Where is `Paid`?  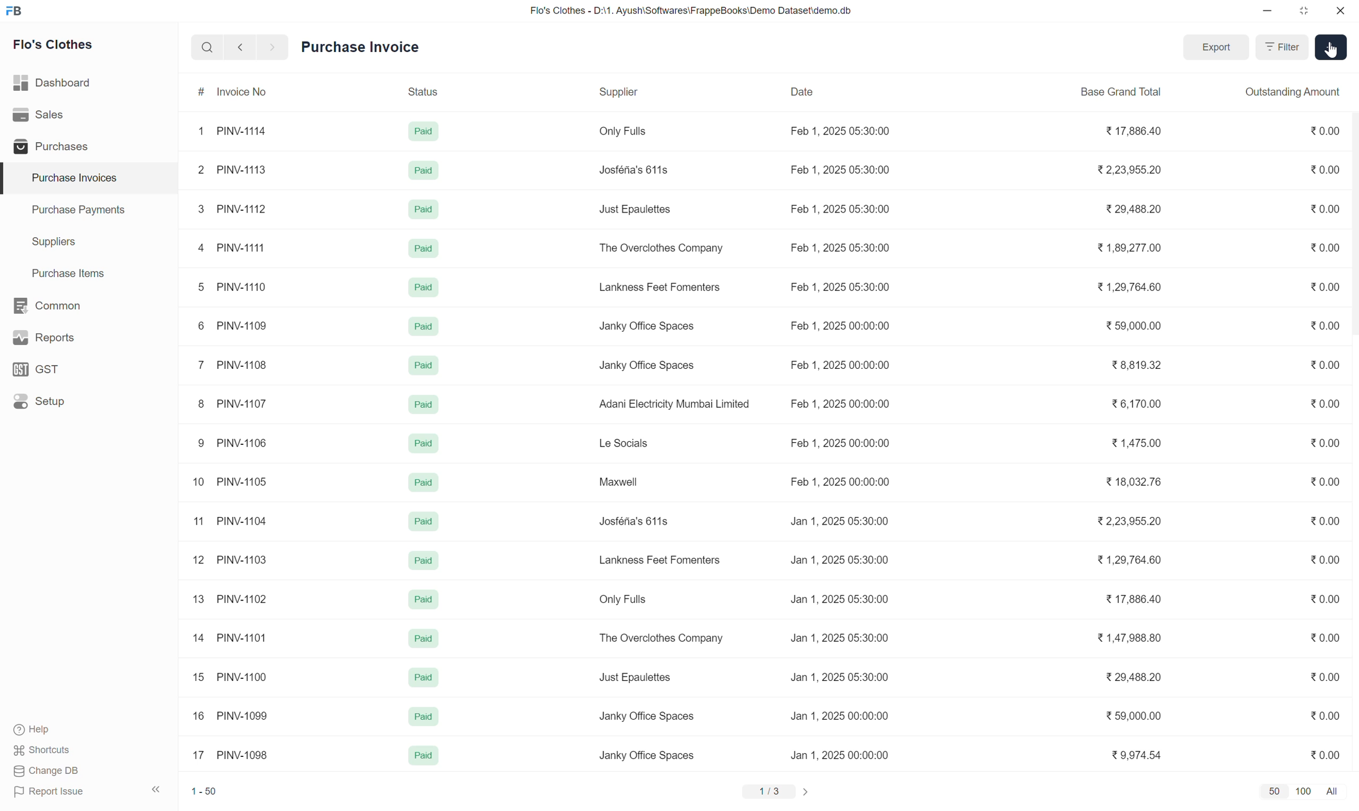 Paid is located at coordinates (425, 599).